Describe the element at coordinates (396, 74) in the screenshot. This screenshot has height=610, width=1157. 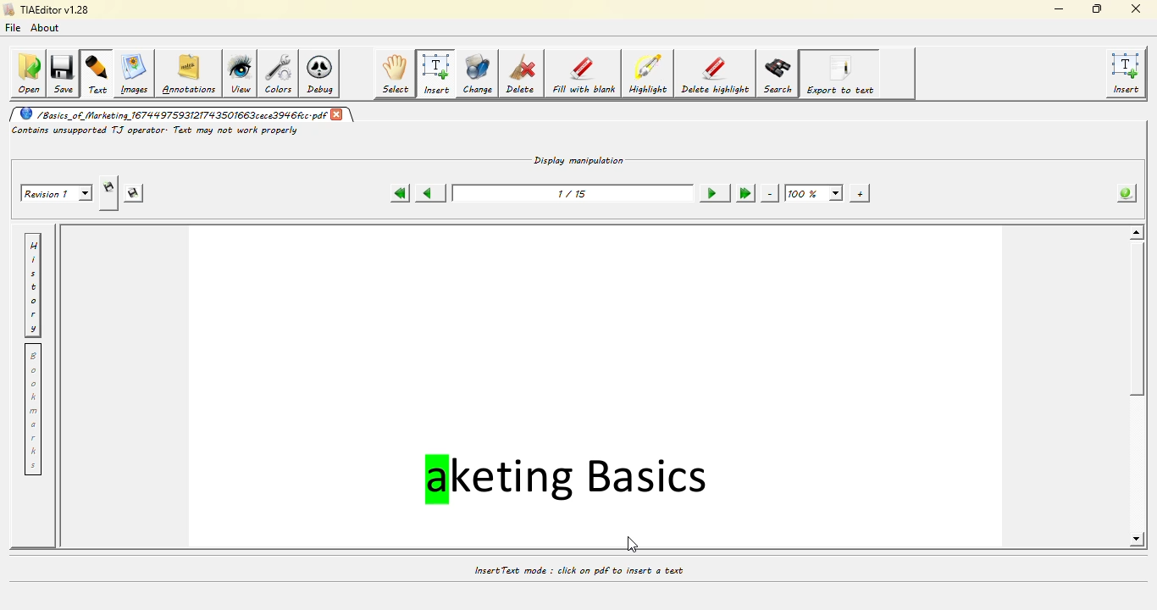
I see `select` at that location.